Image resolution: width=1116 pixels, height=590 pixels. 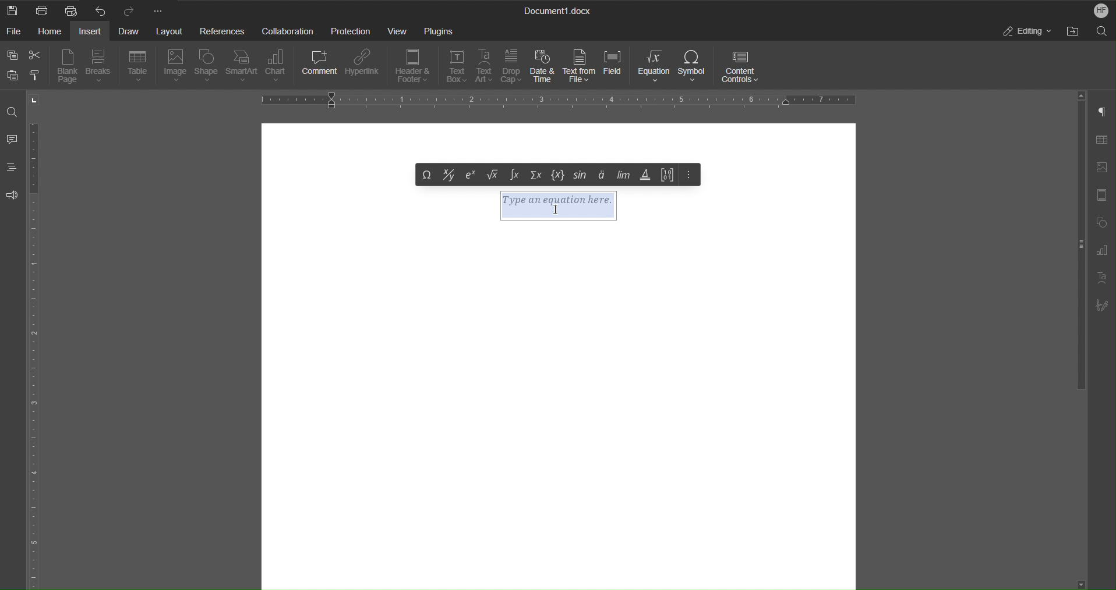 What do you see at coordinates (160, 10) in the screenshot?
I see `More` at bounding box center [160, 10].